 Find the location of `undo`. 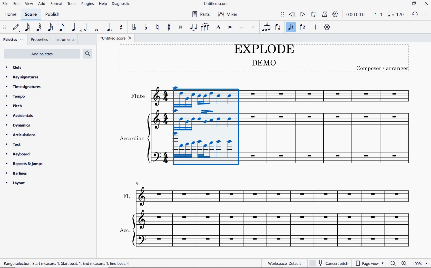

undo is located at coordinates (425, 14).